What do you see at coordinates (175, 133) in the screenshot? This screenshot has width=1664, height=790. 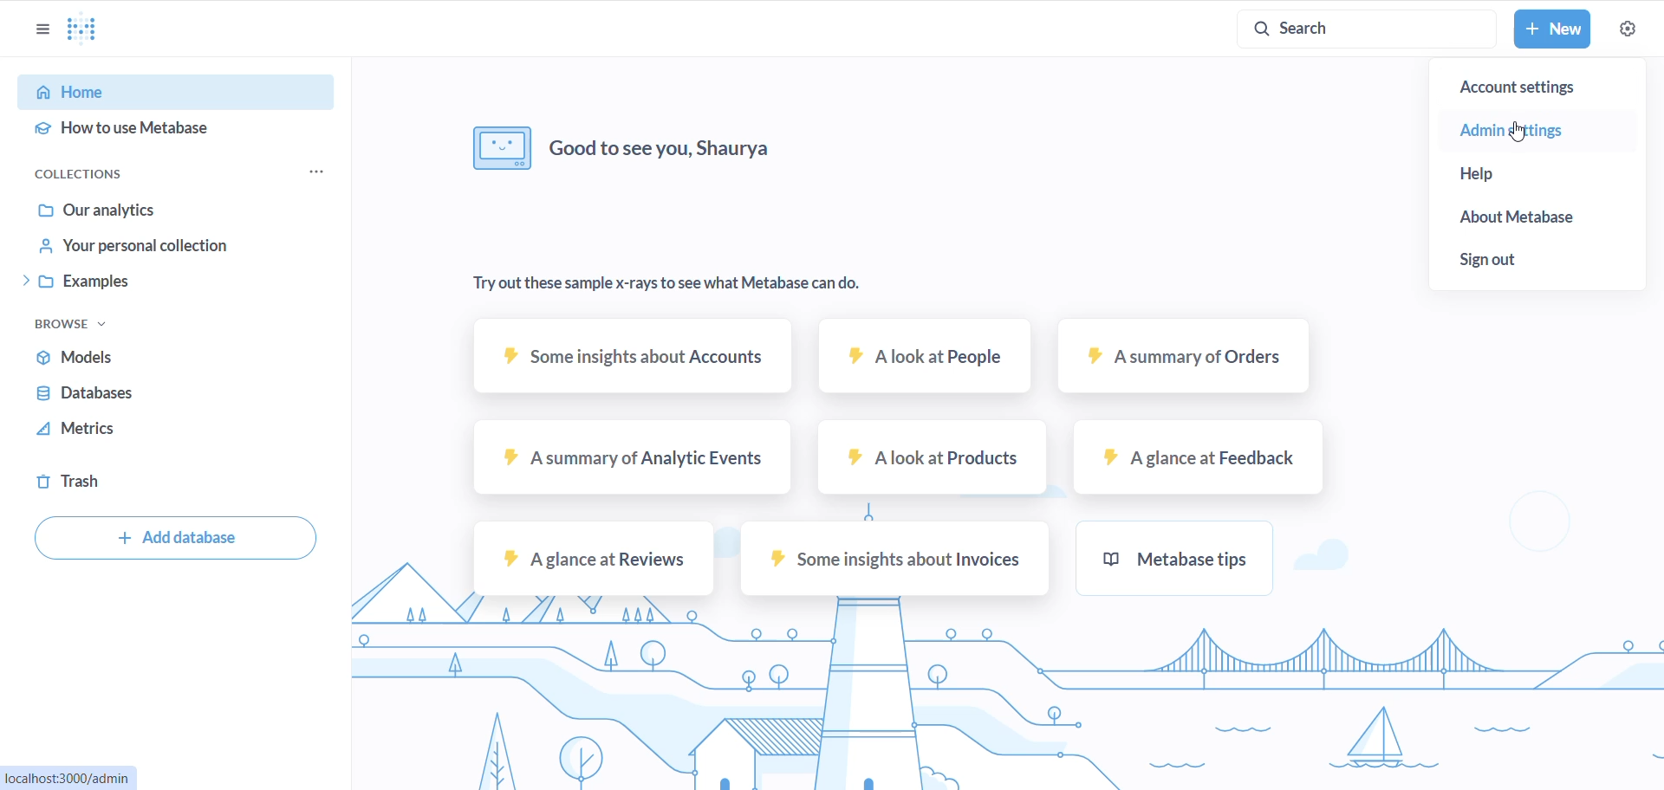 I see `HOW TO USE METADATA` at bounding box center [175, 133].